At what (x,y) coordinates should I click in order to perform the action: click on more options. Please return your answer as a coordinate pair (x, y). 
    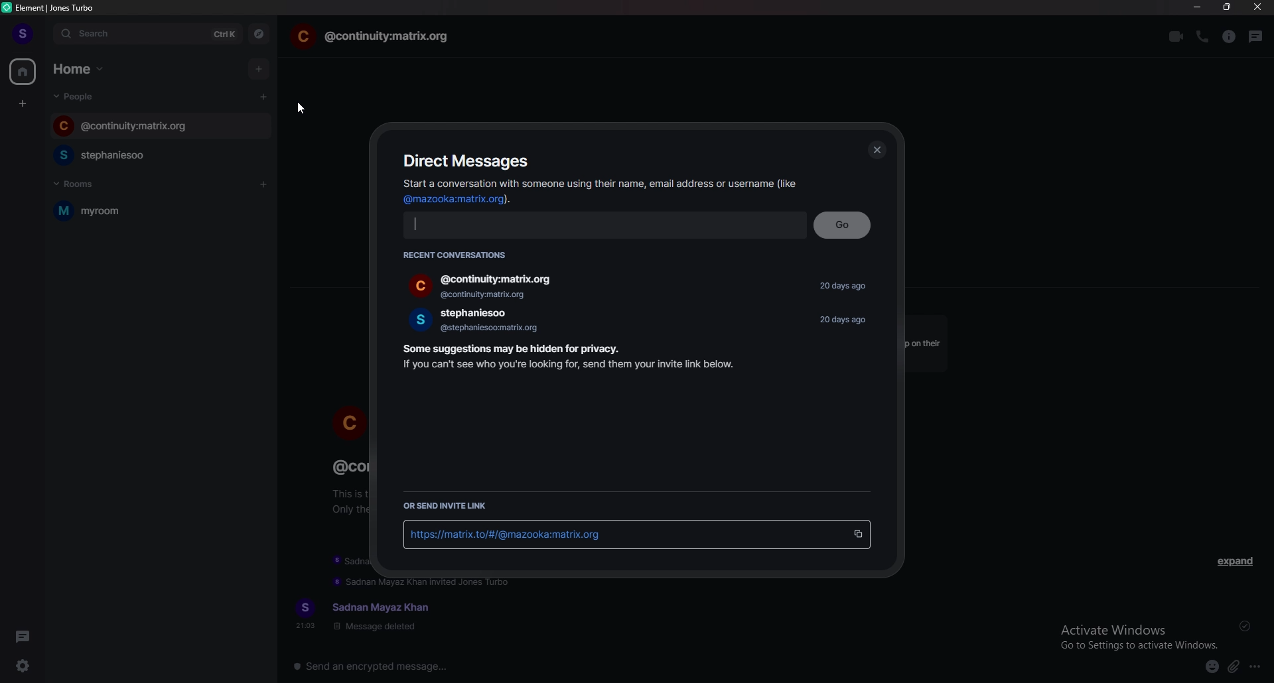
    Looking at the image, I should click on (1256, 668).